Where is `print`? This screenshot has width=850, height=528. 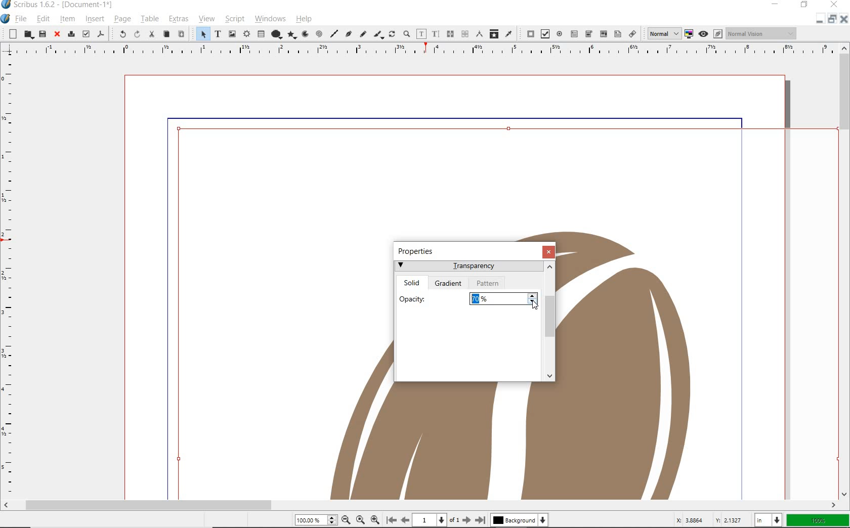 print is located at coordinates (71, 35).